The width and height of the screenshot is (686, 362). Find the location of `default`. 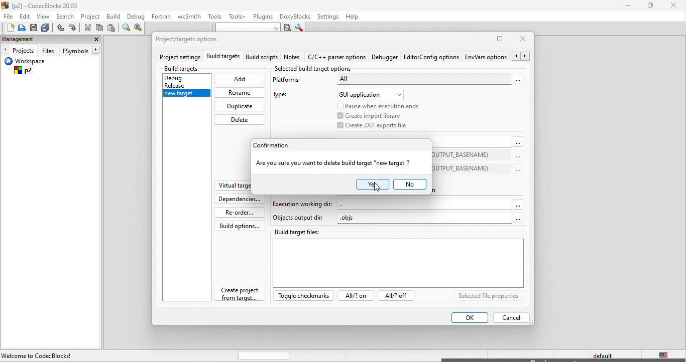

default is located at coordinates (600, 355).